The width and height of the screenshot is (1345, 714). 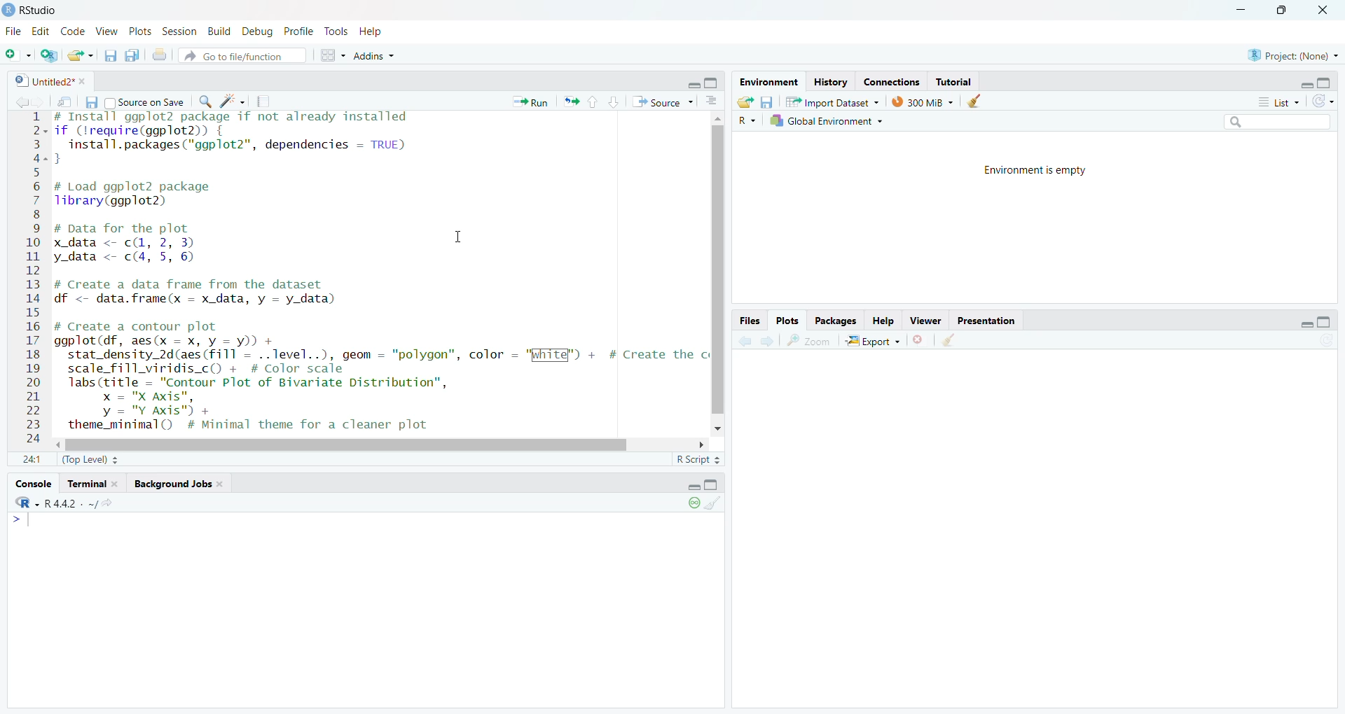 What do you see at coordinates (1302, 83) in the screenshot?
I see `hide r script` at bounding box center [1302, 83].